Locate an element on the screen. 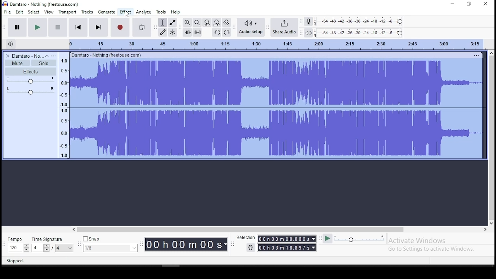 The image size is (496, 279).  is located at coordinates (267, 27).